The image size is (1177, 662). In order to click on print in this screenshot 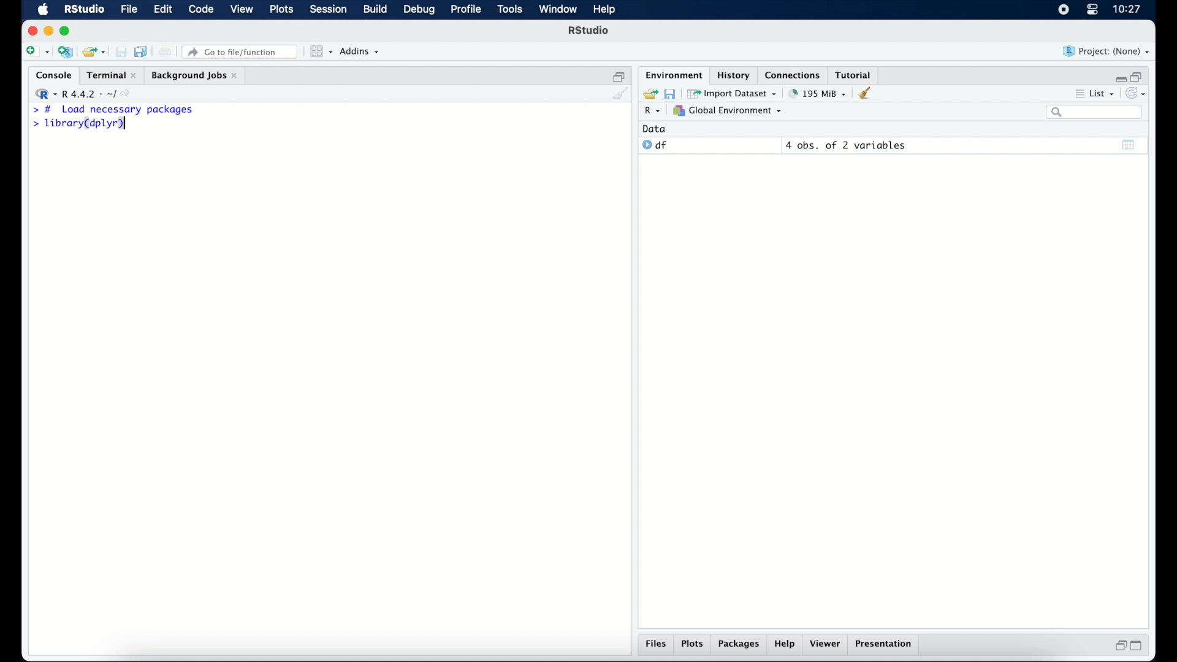, I will do `click(166, 51)`.